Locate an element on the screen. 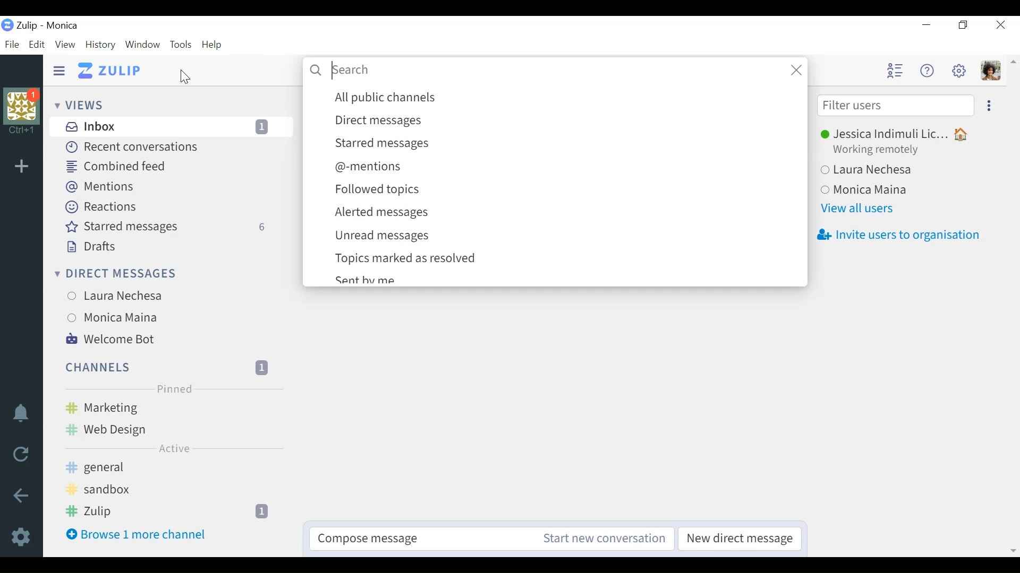  View all users is located at coordinates (856, 210).